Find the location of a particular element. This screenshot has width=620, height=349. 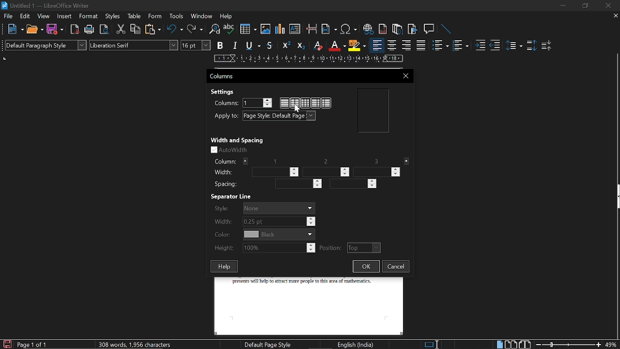

Columns is located at coordinates (225, 76).